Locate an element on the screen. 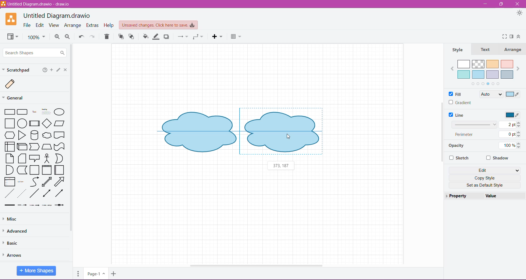  Copy Style is located at coordinates (485, 178).